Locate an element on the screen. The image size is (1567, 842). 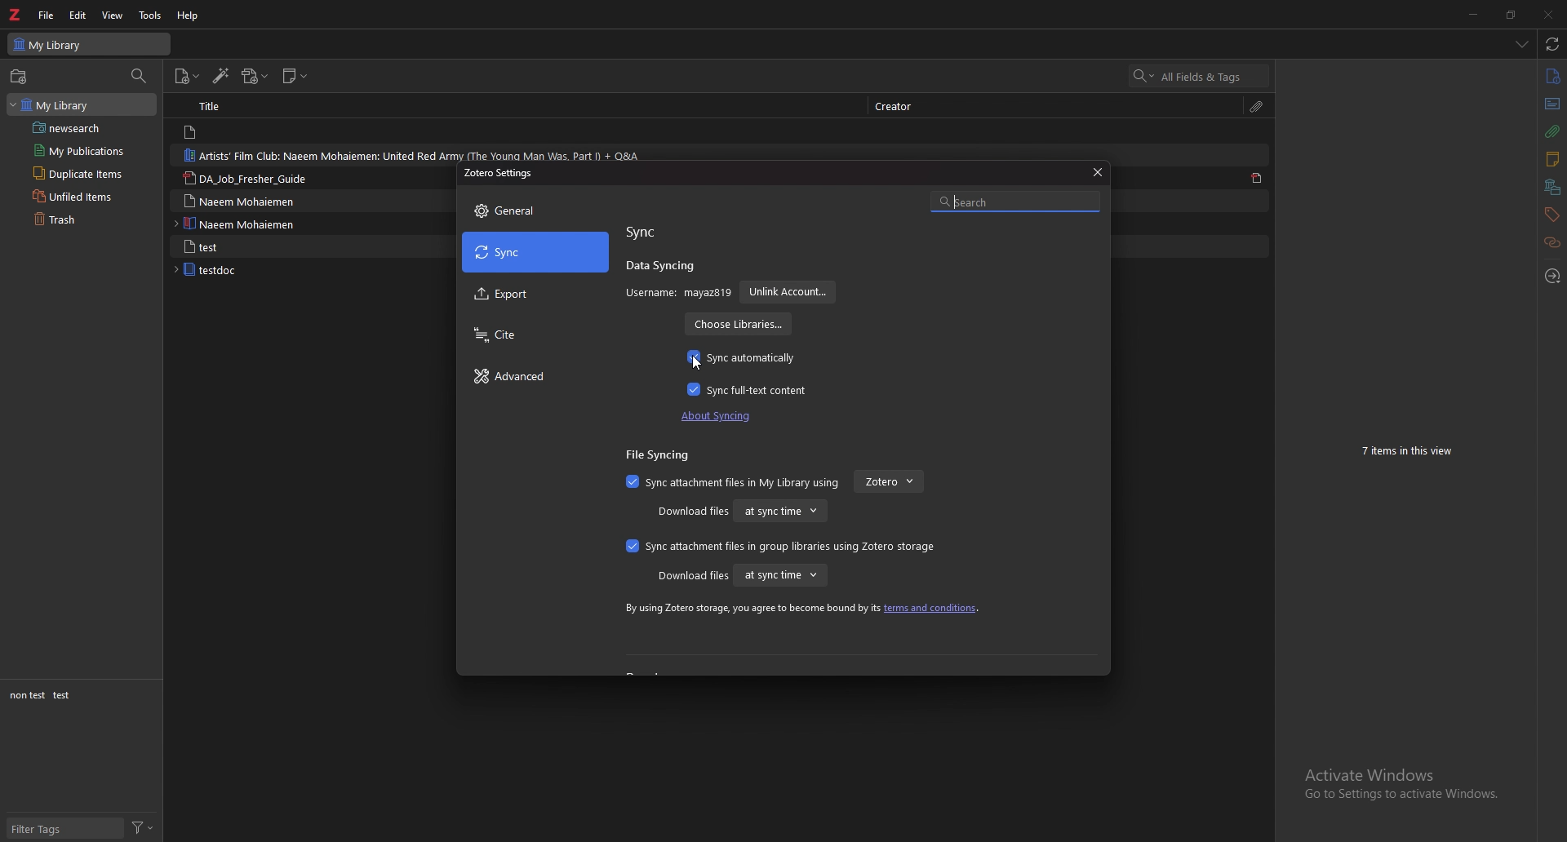
title is located at coordinates (226, 107).